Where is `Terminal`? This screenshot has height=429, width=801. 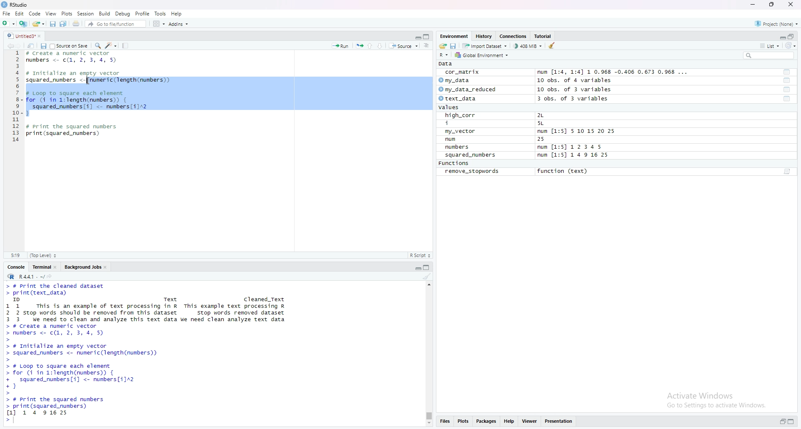 Terminal is located at coordinates (40, 266).